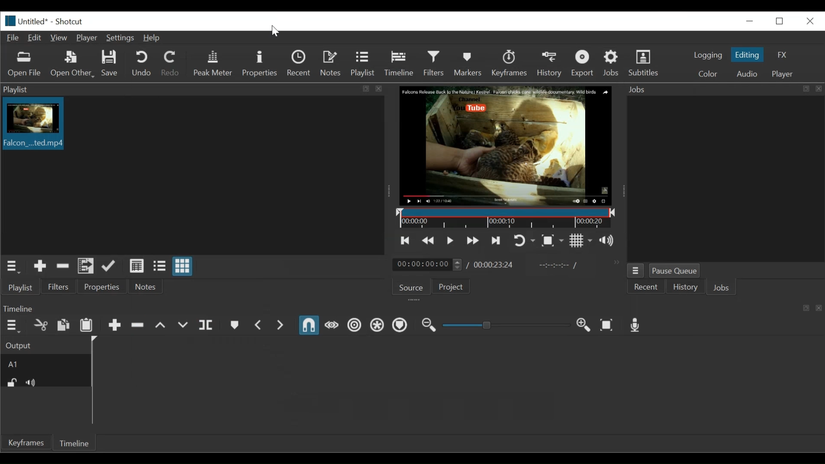  I want to click on Pause Queue, so click(675, 271).